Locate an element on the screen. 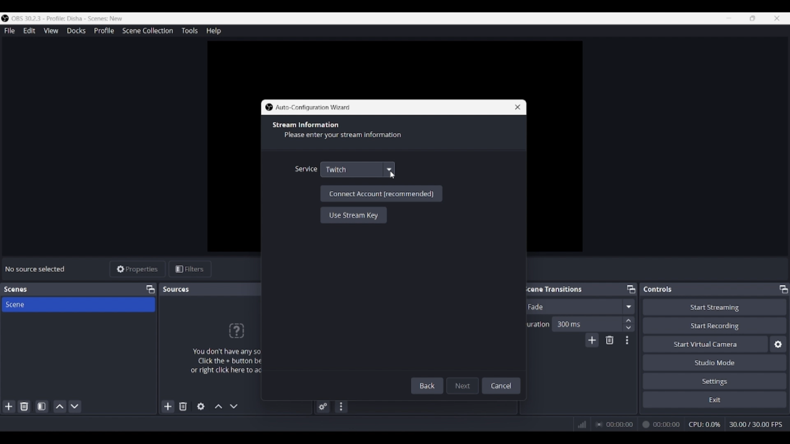 The image size is (790, 444). Current fade is located at coordinates (572, 306).